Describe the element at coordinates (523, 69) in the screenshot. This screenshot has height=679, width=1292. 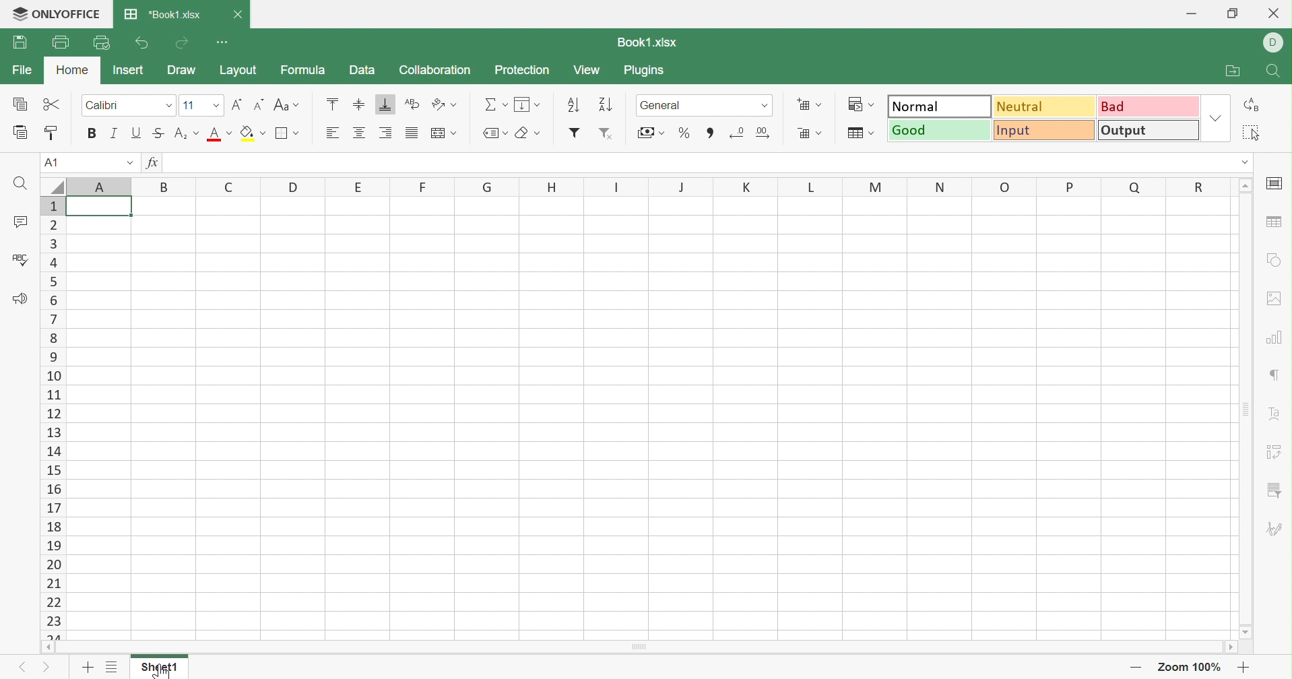
I see `Protection` at that location.